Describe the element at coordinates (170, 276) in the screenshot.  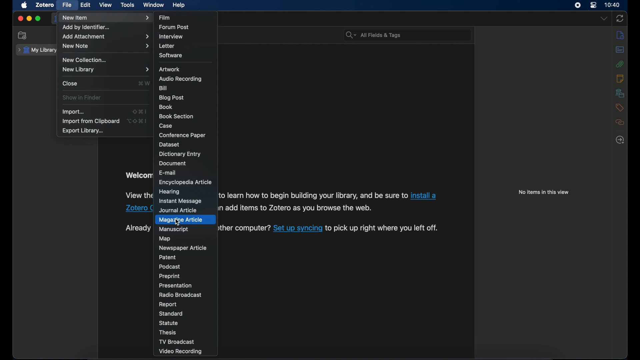
I see `preprint` at that location.